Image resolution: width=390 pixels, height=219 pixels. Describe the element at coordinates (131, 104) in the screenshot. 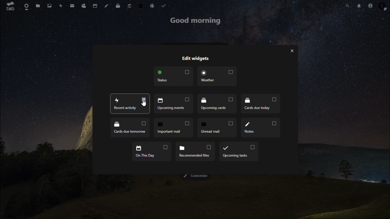

I see `recent acticity` at that location.